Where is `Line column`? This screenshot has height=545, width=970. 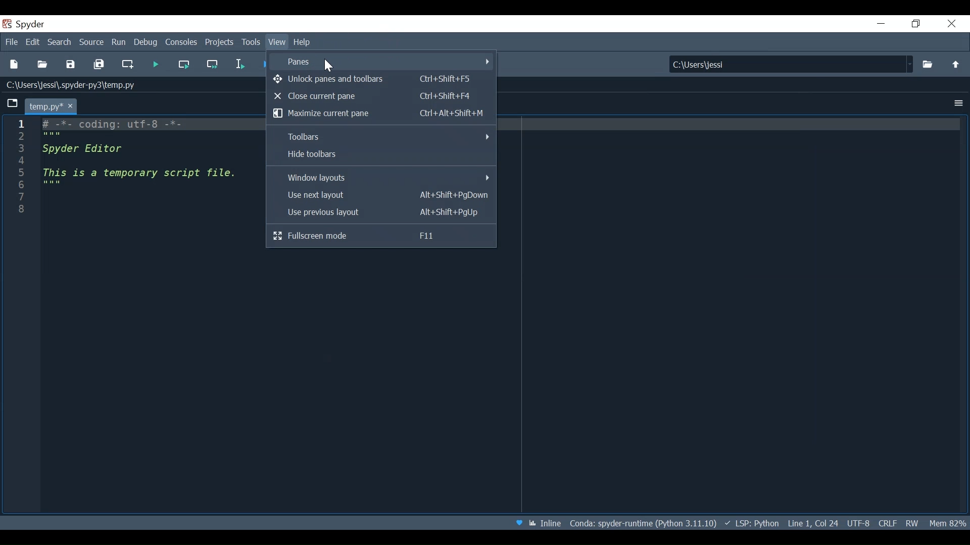 Line column is located at coordinates (19, 171).